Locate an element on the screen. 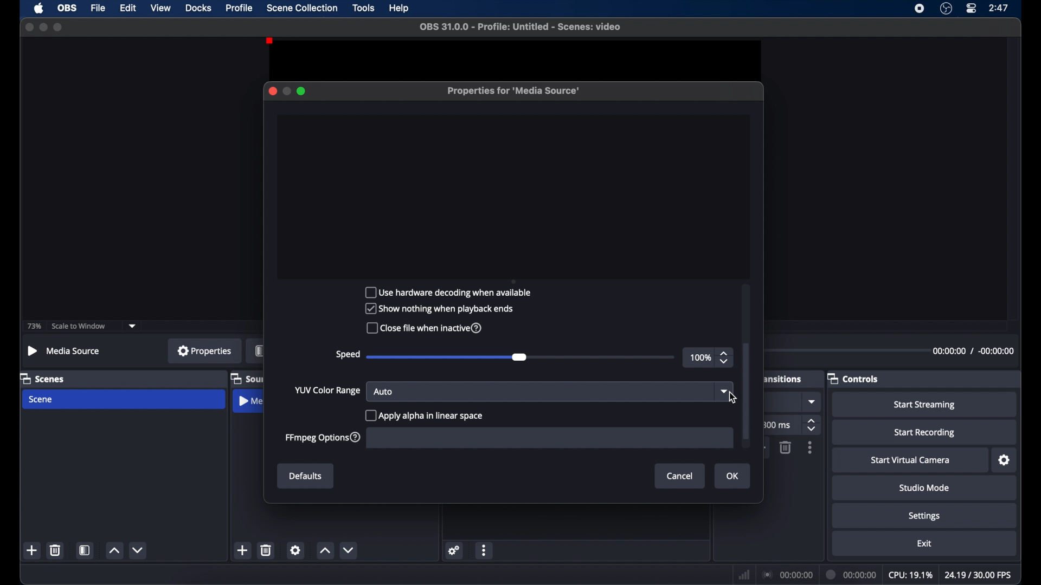  dropdown is located at coordinates (133, 326).